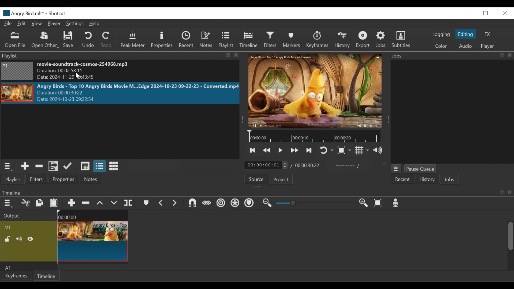 This screenshot has width=514, height=289. Describe the element at coordinates (488, 35) in the screenshot. I see `FX` at that location.